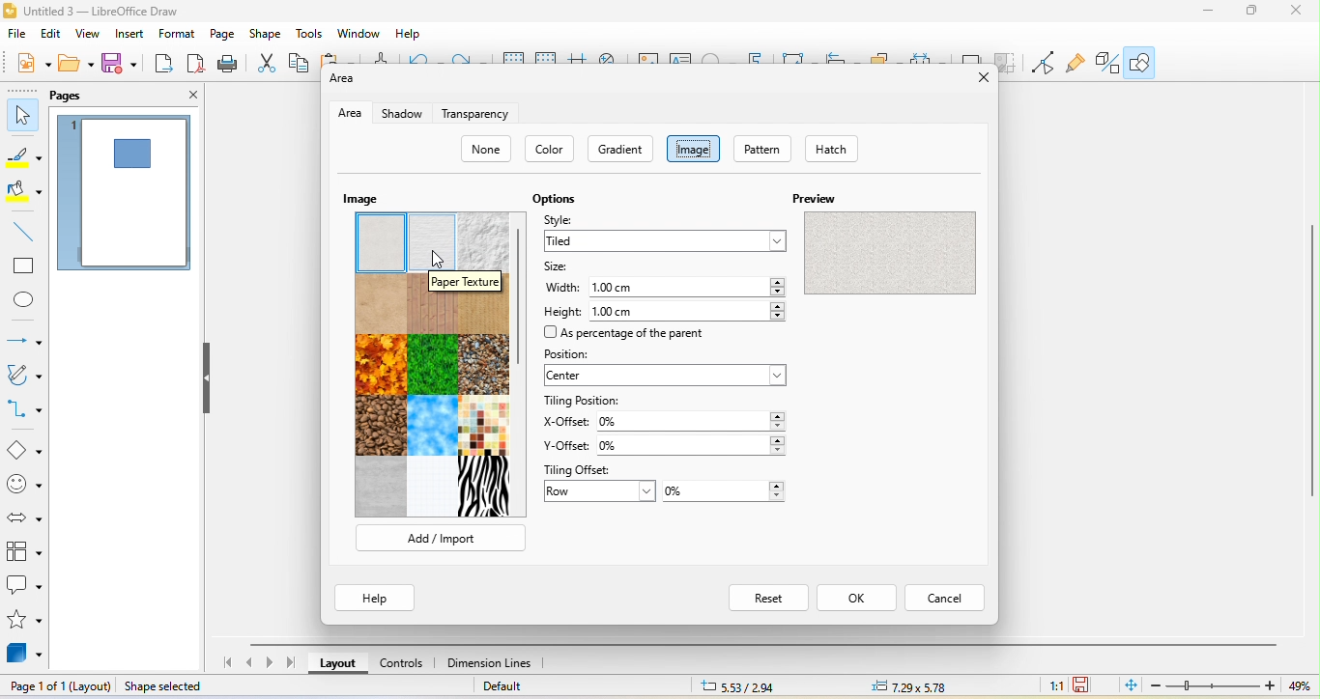  I want to click on area, so click(350, 112).